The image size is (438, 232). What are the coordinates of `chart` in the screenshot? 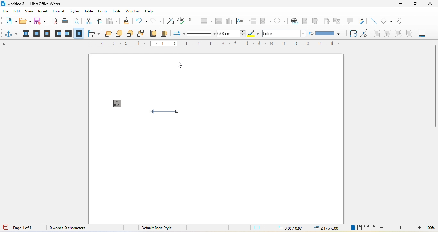 It's located at (229, 21).